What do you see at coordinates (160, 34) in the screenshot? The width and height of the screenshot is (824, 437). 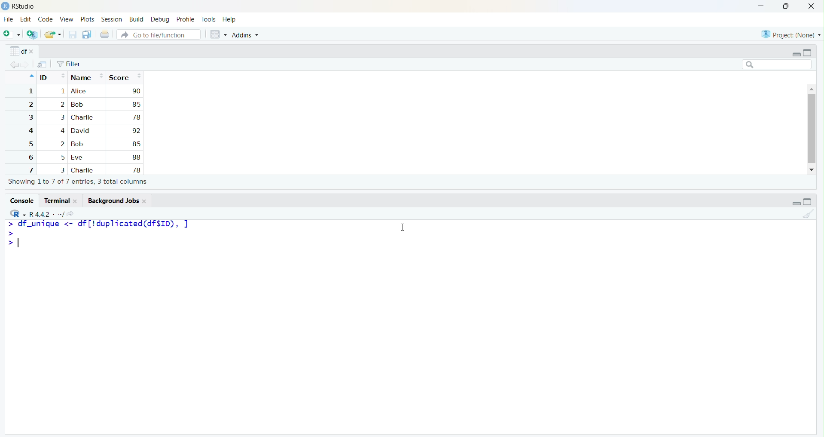 I see `file search` at bounding box center [160, 34].